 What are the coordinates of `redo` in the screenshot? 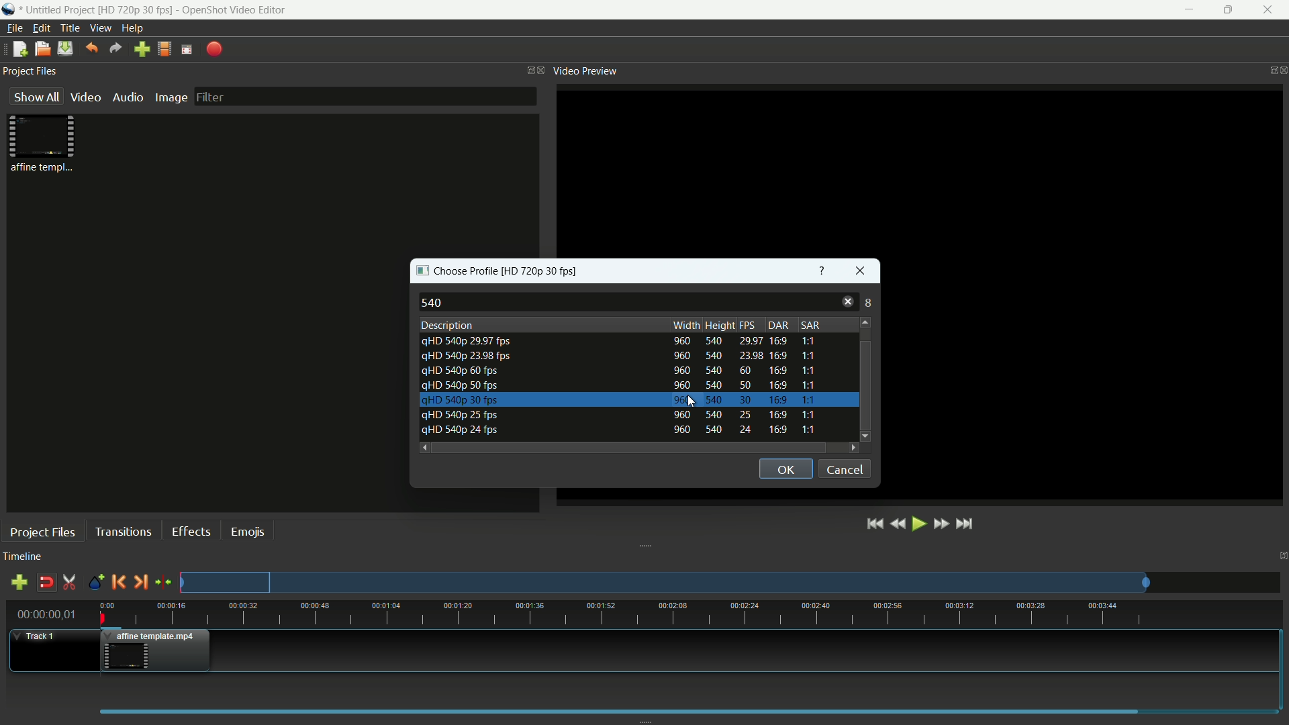 It's located at (116, 48).